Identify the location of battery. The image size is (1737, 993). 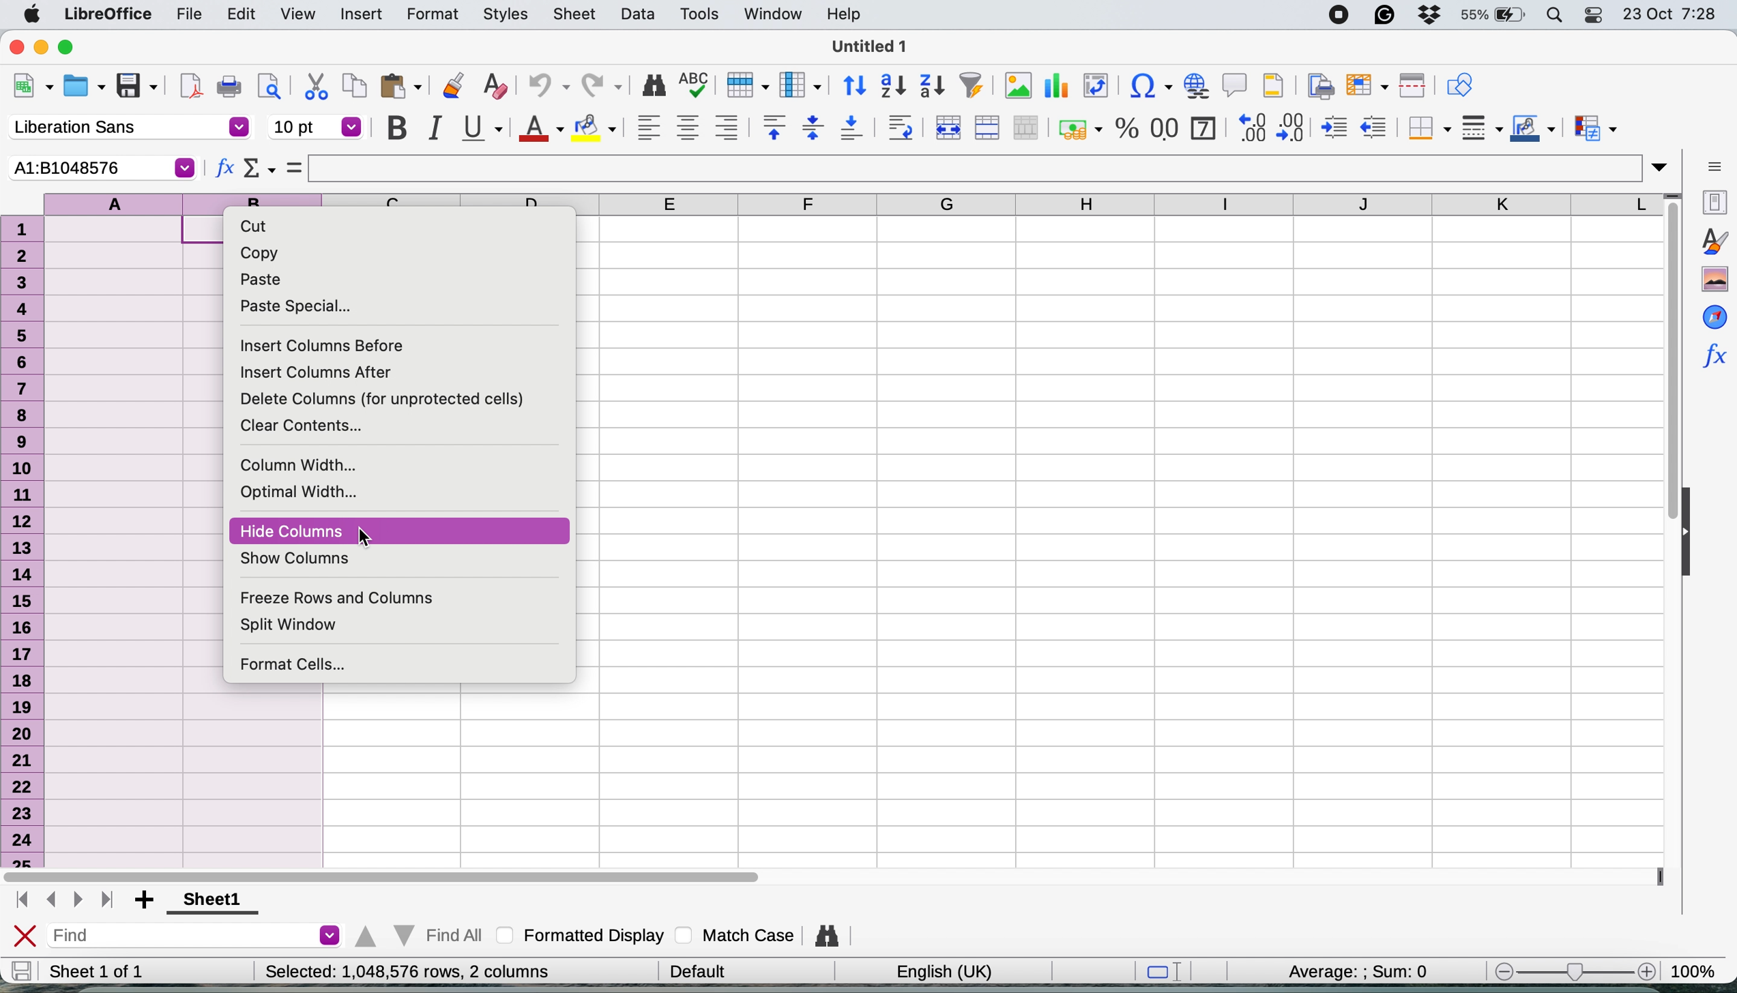
(1489, 16).